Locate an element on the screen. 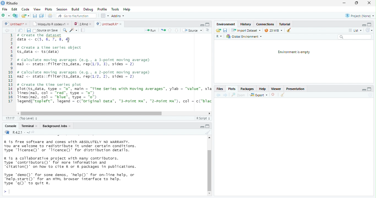 The width and height of the screenshot is (376, 198). close is located at coordinates (91, 24).